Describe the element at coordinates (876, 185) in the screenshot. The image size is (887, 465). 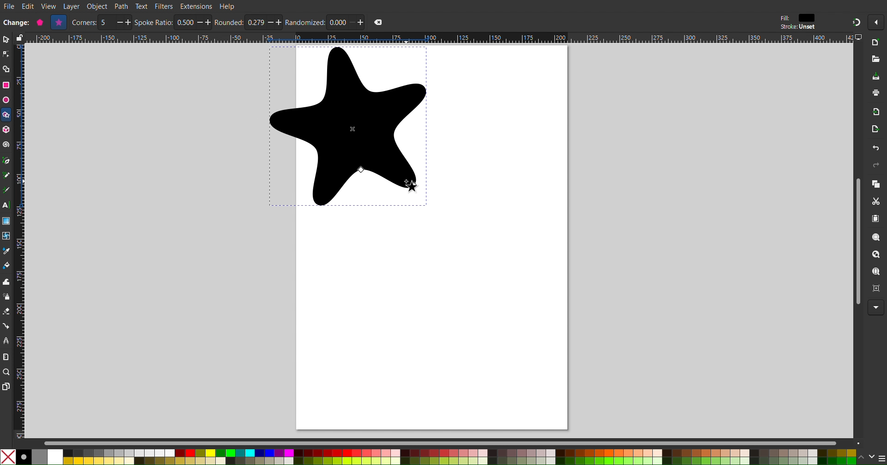
I see `Copy` at that location.